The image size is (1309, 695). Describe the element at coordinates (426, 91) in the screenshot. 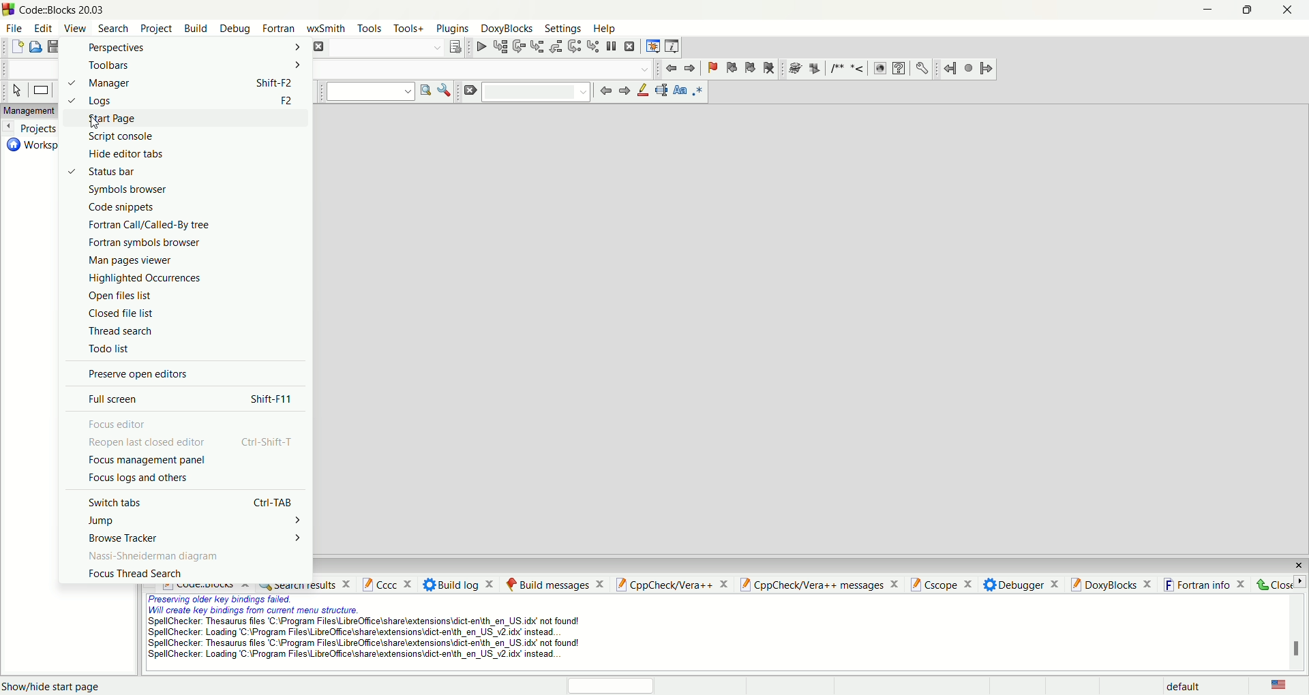

I see `run search` at that location.